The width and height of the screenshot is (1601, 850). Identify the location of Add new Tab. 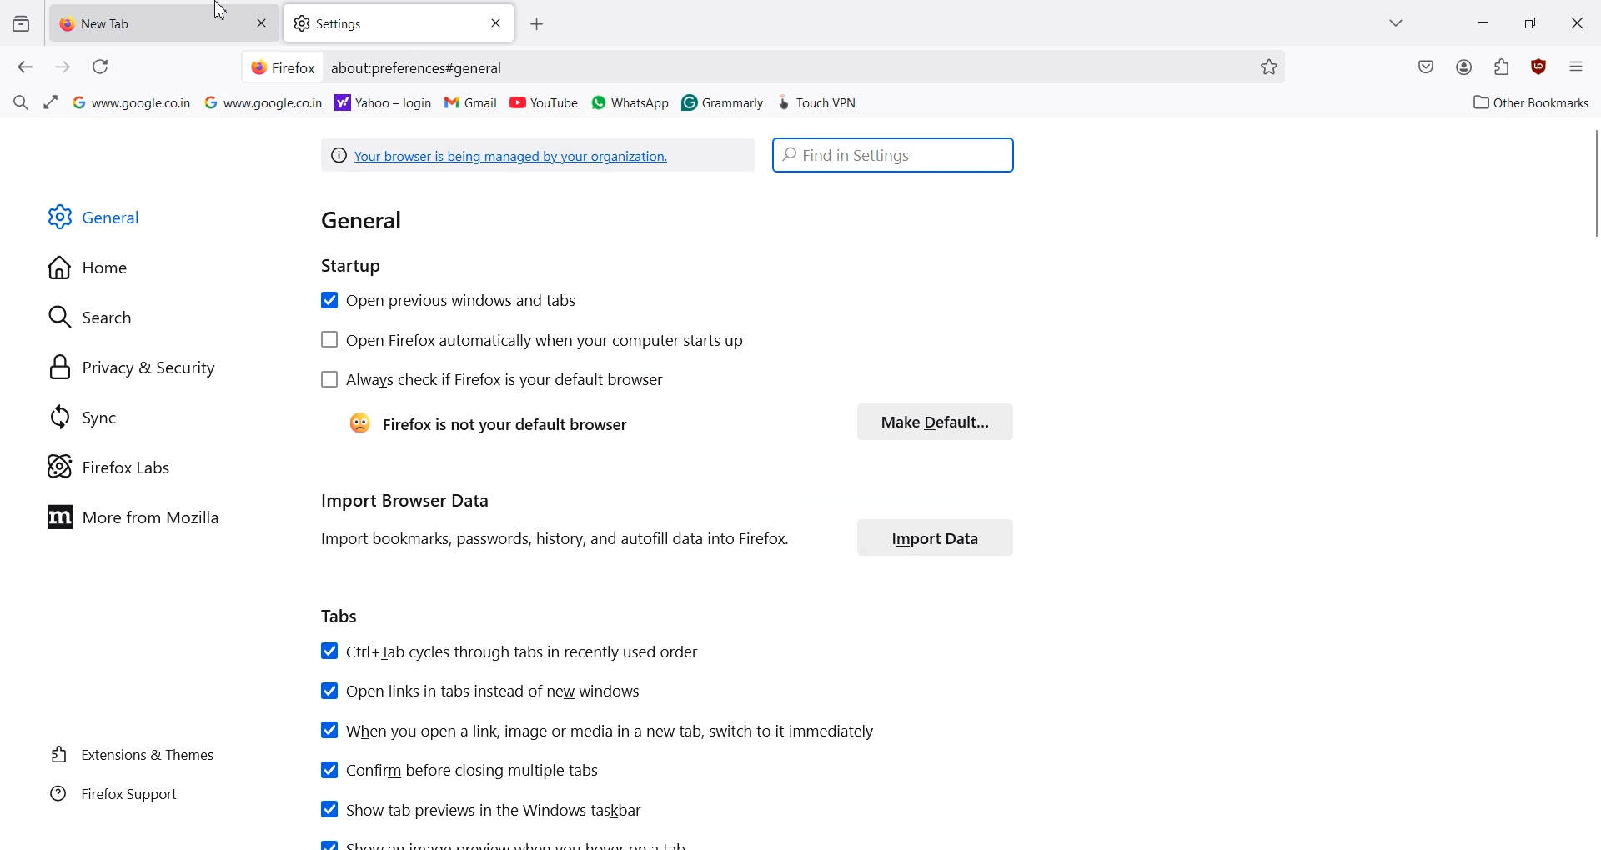
(542, 23).